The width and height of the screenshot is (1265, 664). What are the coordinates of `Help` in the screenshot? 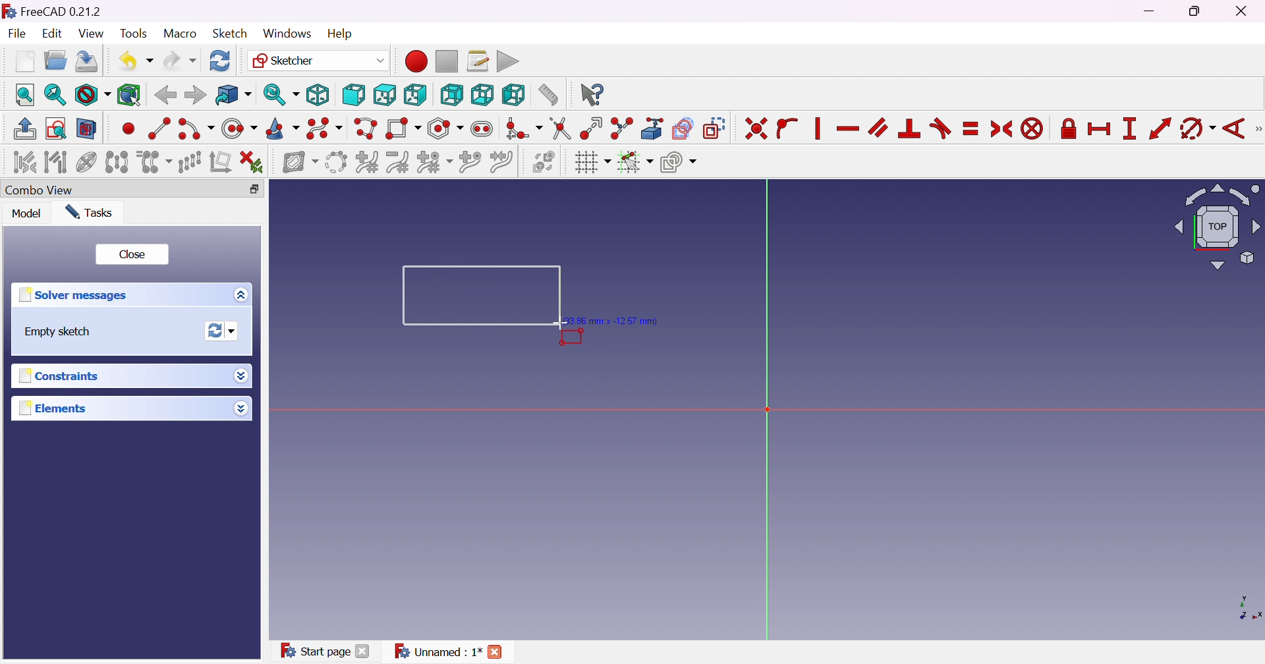 It's located at (341, 34).